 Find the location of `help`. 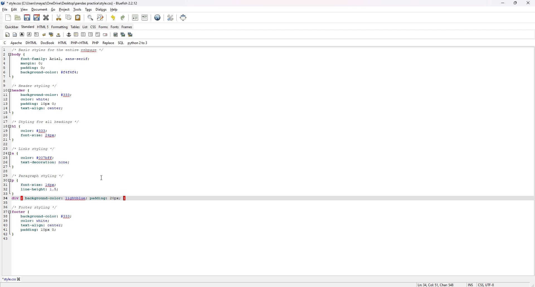

help is located at coordinates (114, 9).